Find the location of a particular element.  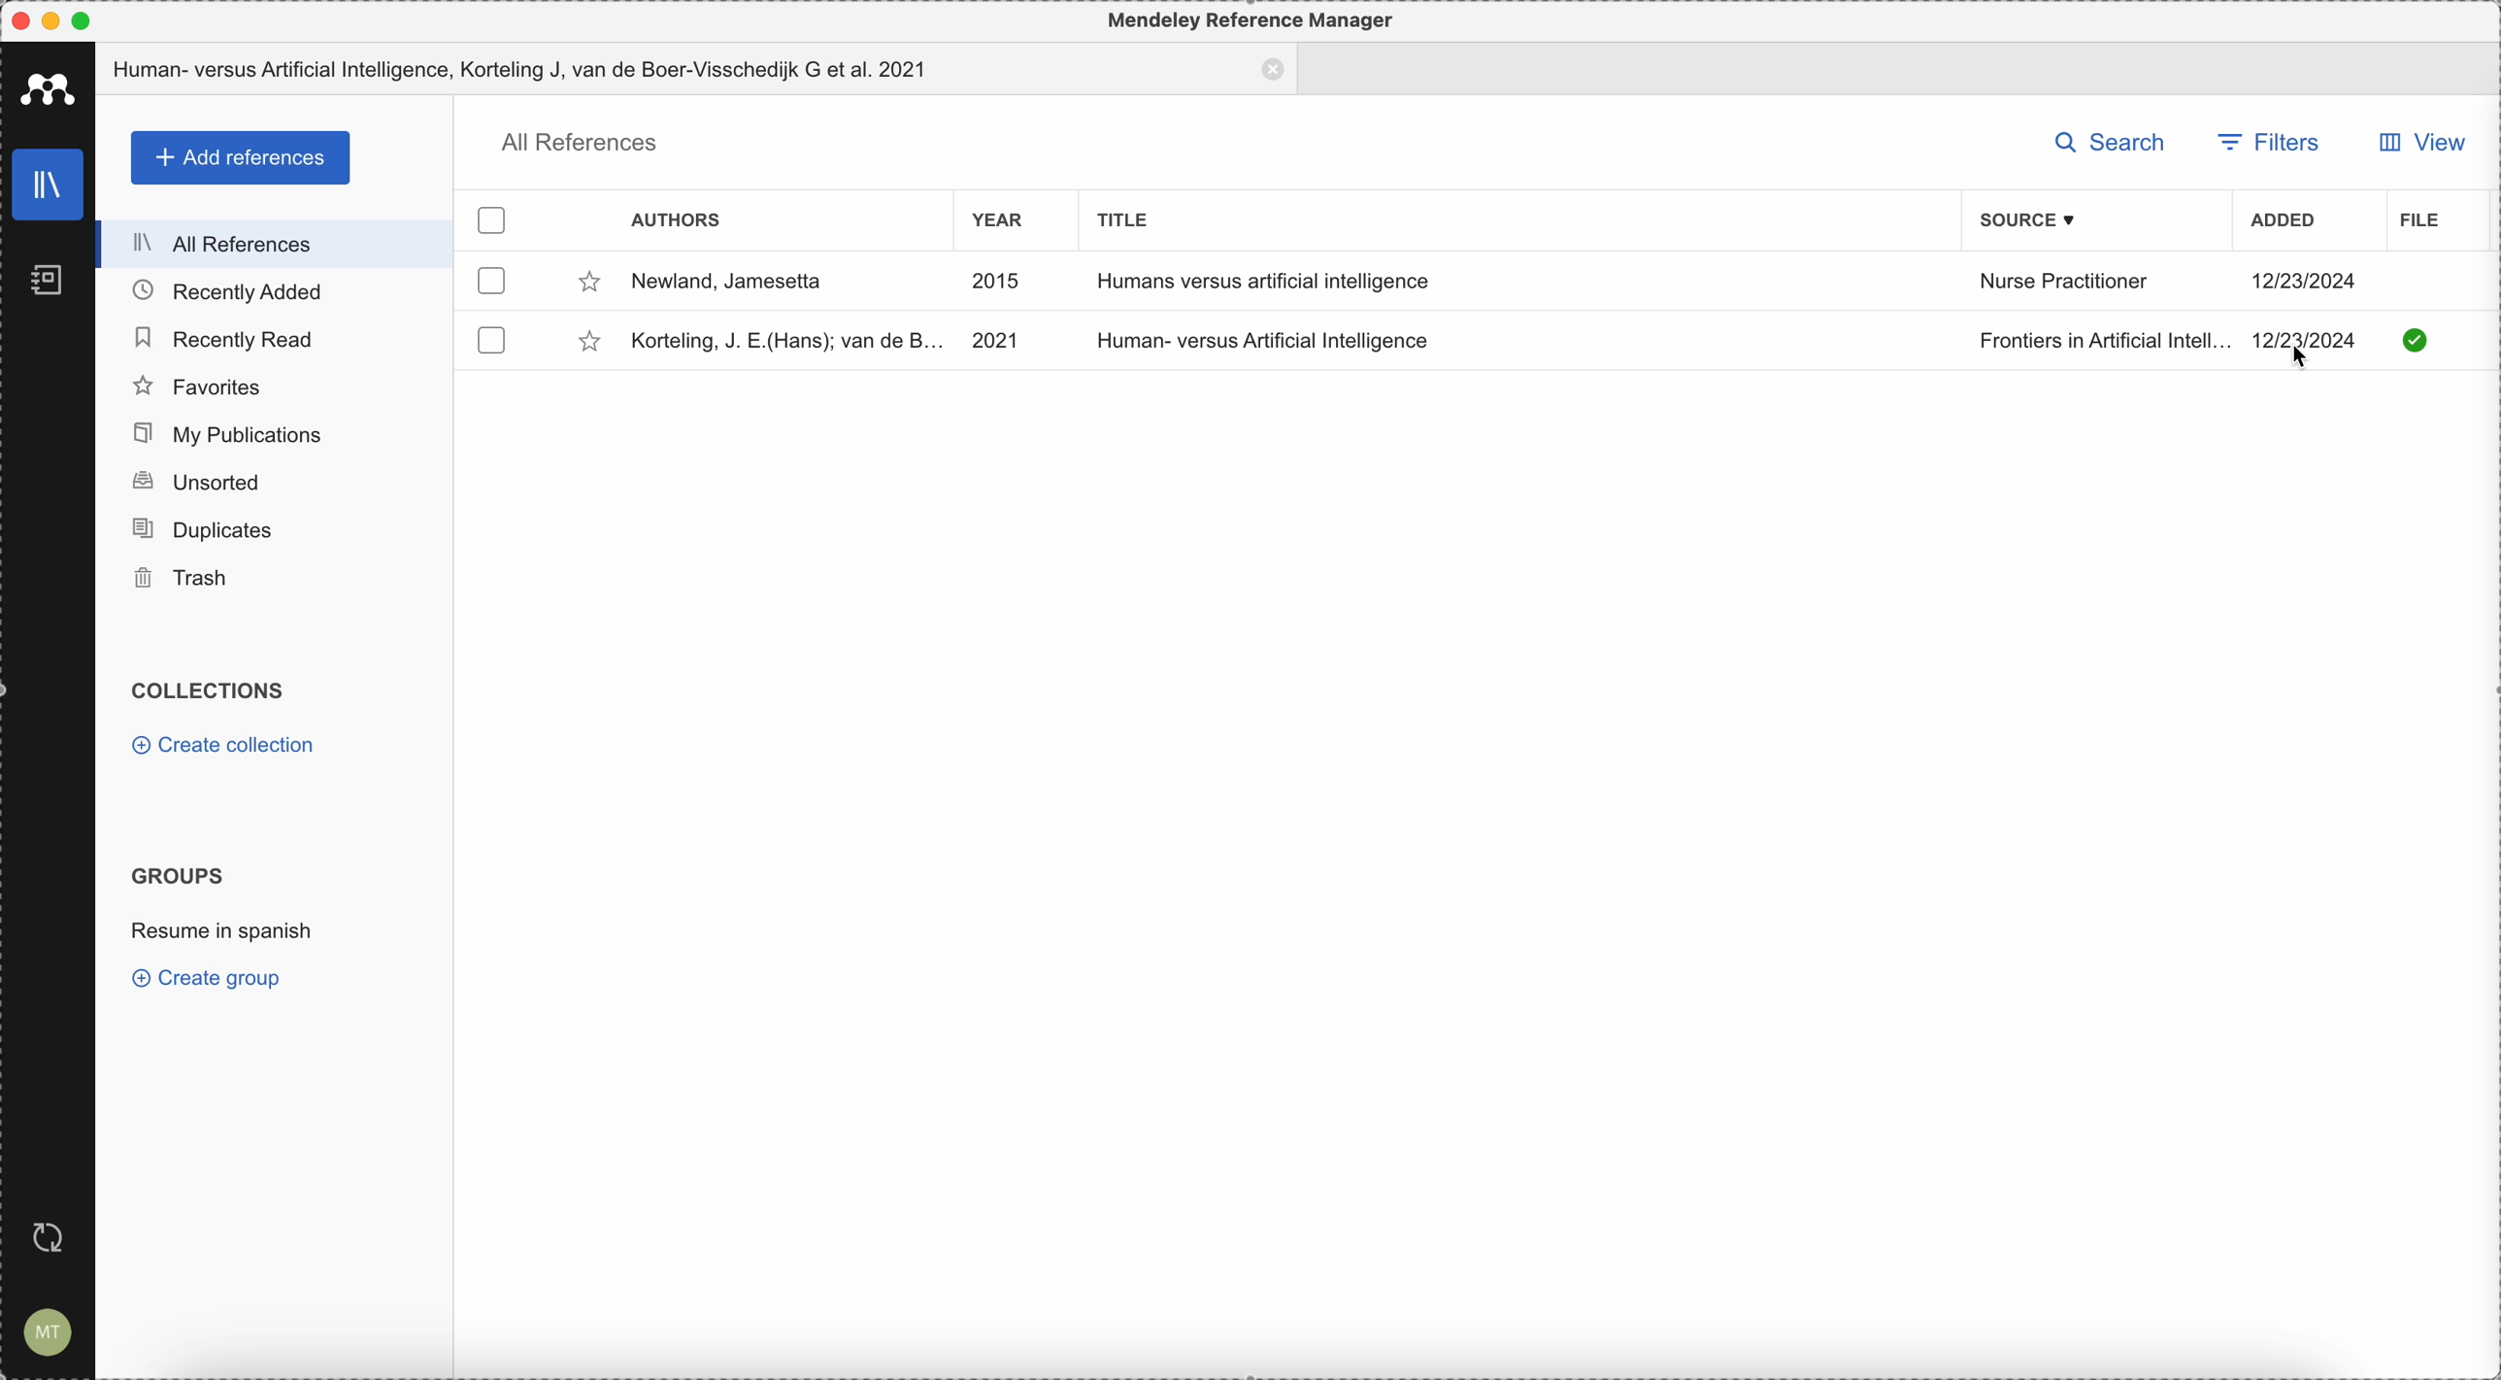

favorite is located at coordinates (584, 282).